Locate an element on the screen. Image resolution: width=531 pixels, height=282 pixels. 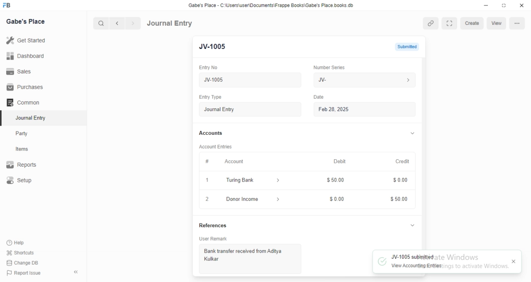
Debit is located at coordinates (339, 162).